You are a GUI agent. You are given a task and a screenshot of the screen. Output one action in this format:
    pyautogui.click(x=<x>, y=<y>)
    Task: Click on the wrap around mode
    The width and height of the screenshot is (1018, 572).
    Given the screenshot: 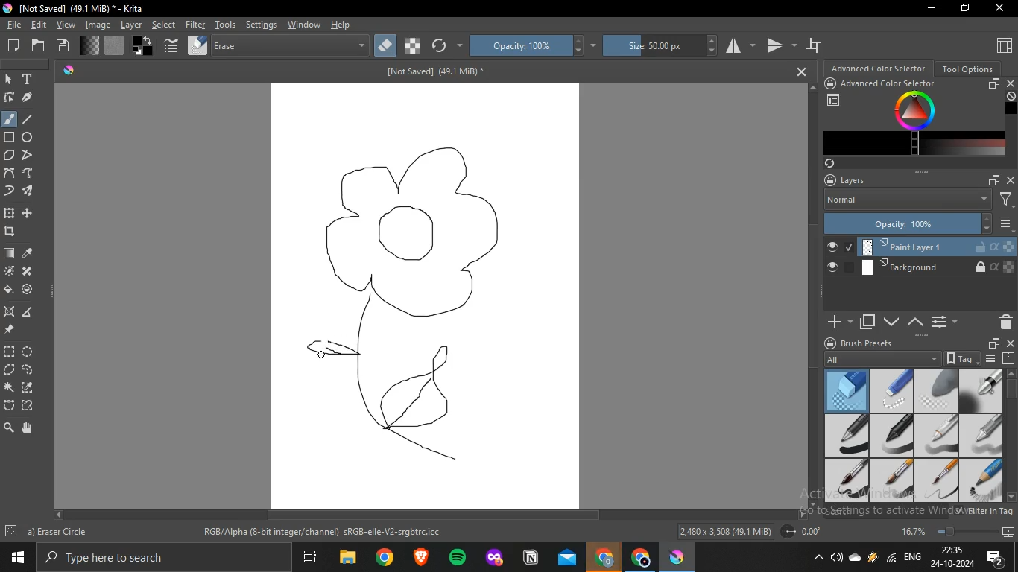 What is the action you would take?
    pyautogui.click(x=816, y=45)
    